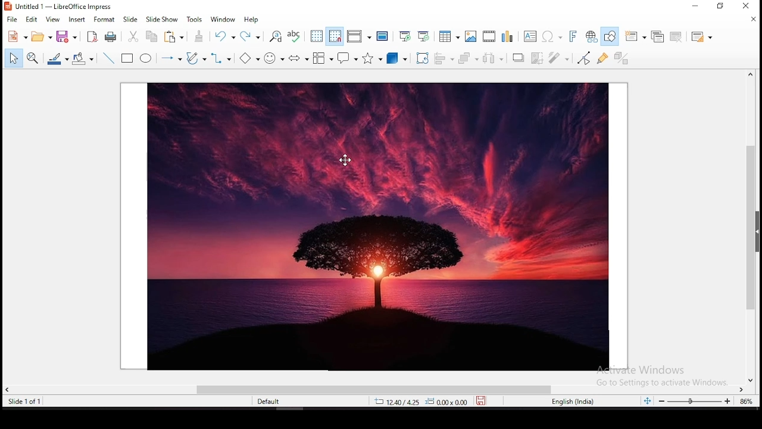 This screenshot has width=762, height=429. I want to click on text box, so click(530, 36).